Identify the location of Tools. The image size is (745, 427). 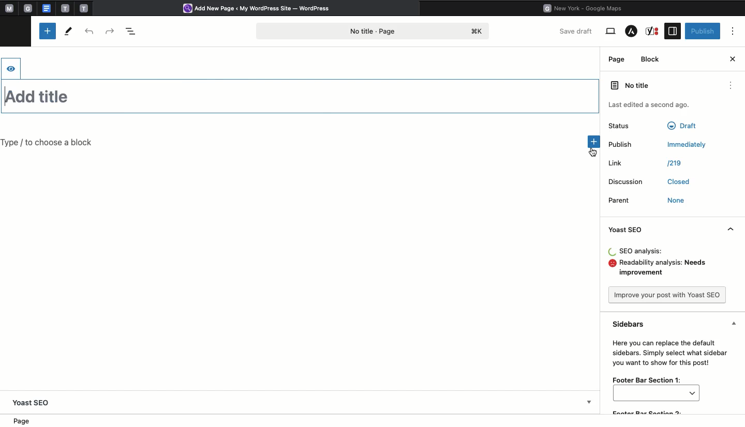
(68, 31).